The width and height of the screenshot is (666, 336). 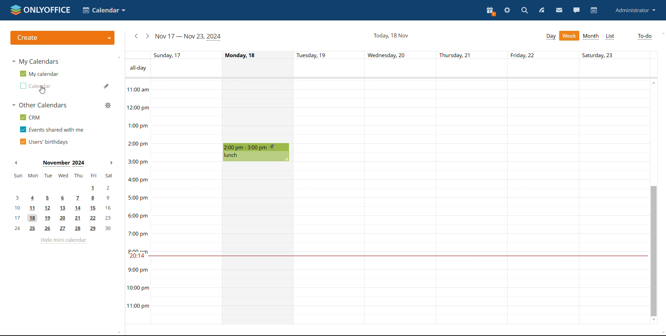 What do you see at coordinates (543, 202) in the screenshot?
I see `friday` at bounding box center [543, 202].